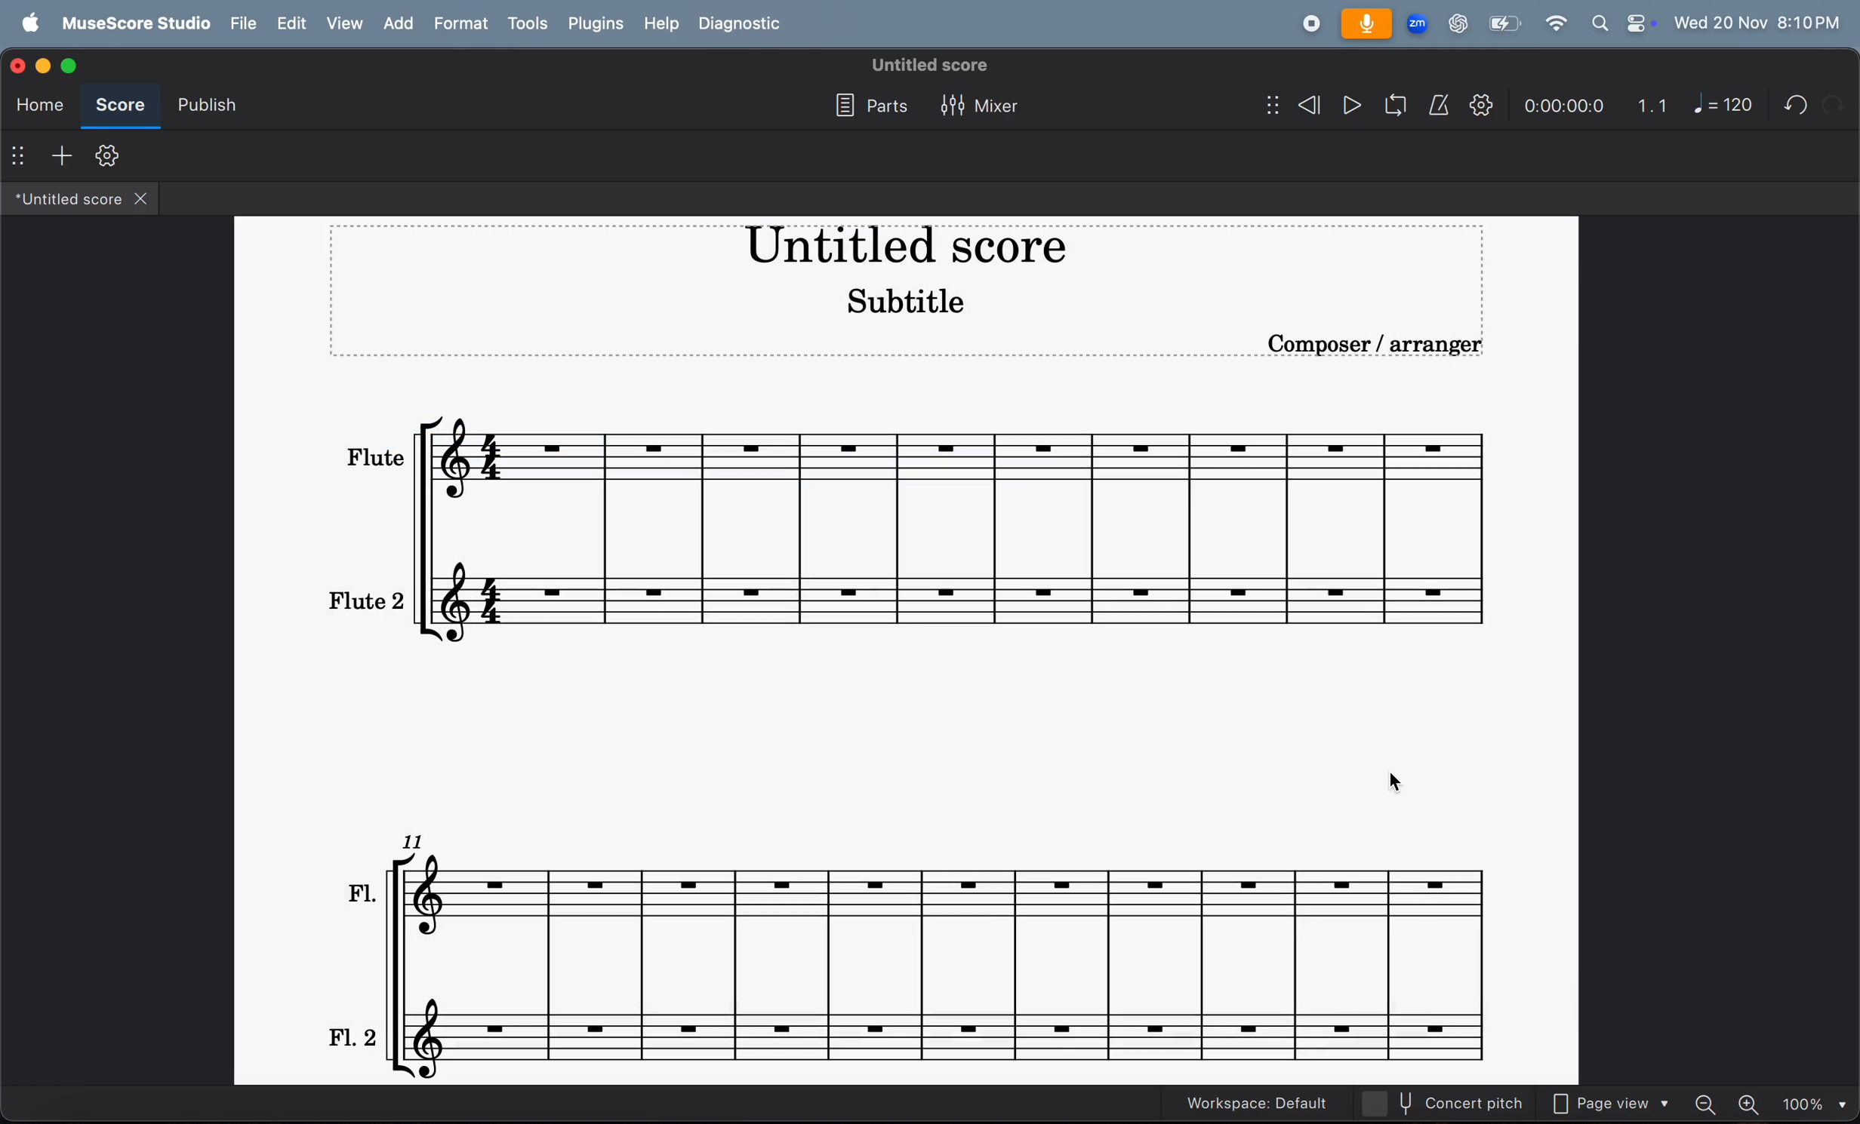 The width and height of the screenshot is (1860, 1124). Describe the element at coordinates (1440, 106) in the screenshot. I see `metronome` at that location.